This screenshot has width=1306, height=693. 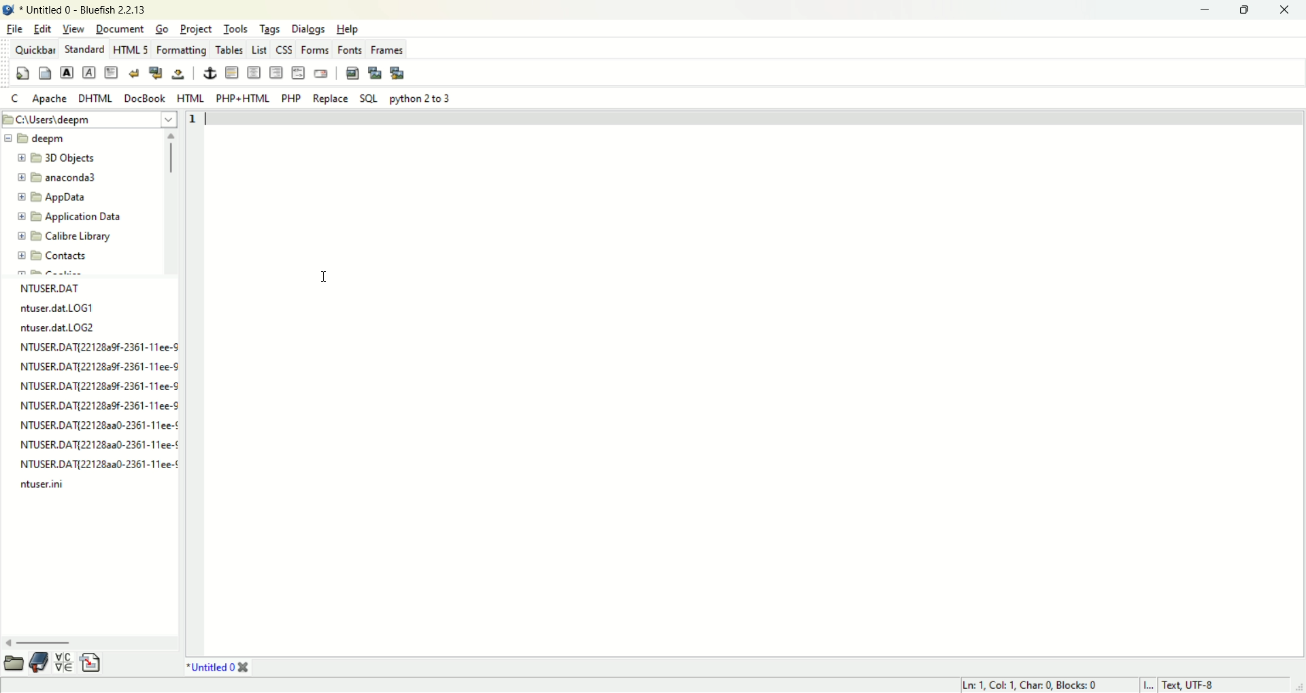 I want to click on NTUSER.DAT[221282a9f-2361-11ee-S, so click(x=99, y=347).